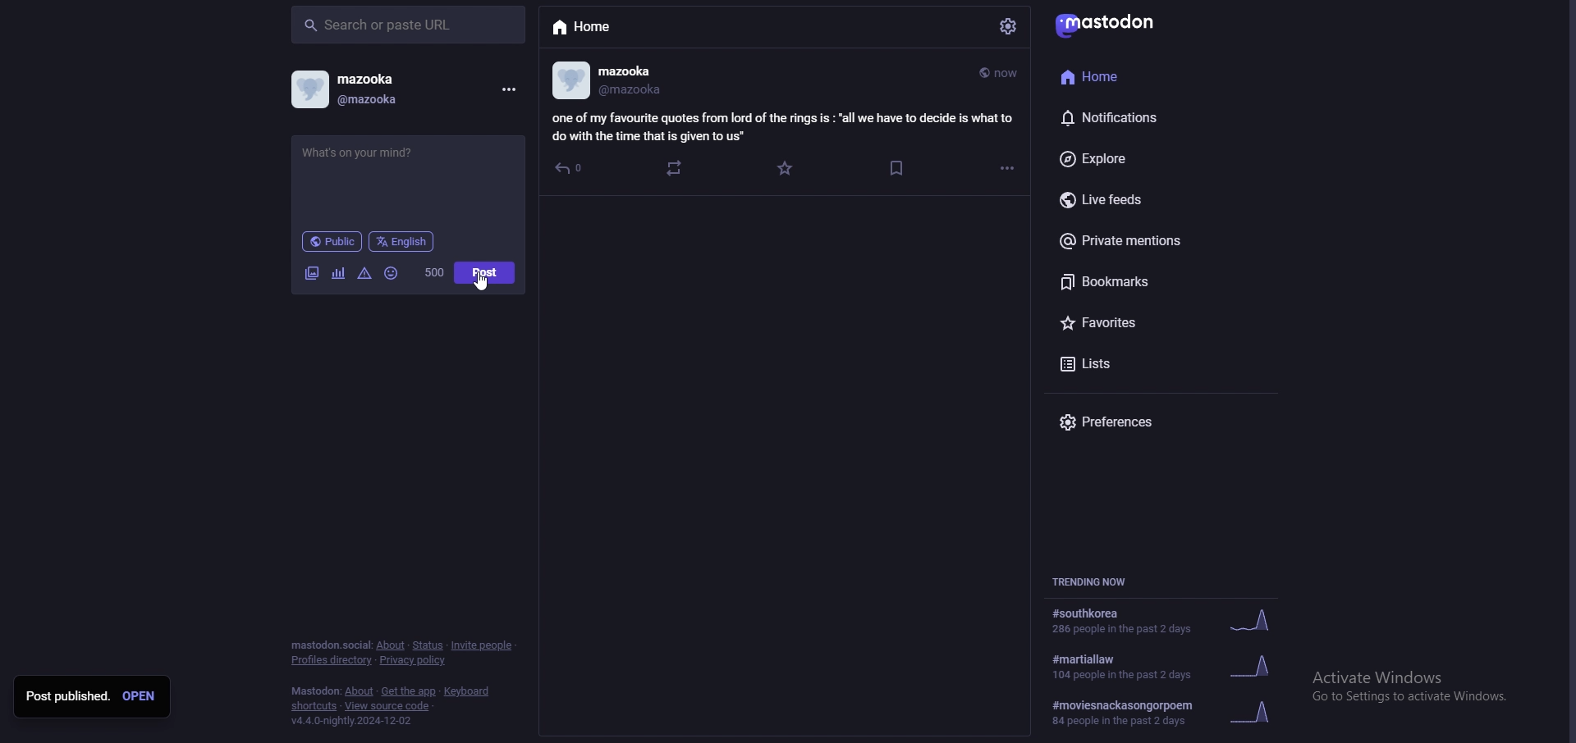  What do you see at coordinates (330, 646) in the screenshot?
I see `mastodon social` at bounding box center [330, 646].